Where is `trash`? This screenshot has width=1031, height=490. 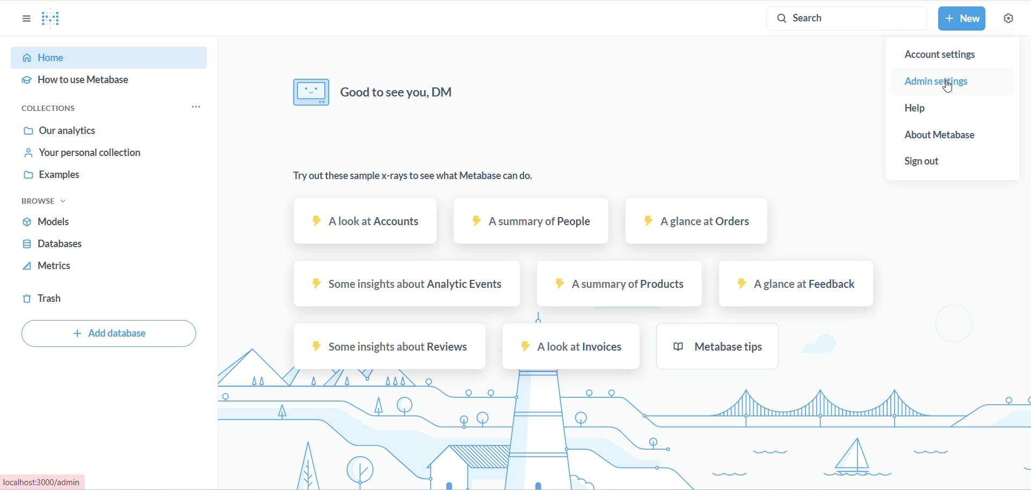 trash is located at coordinates (42, 298).